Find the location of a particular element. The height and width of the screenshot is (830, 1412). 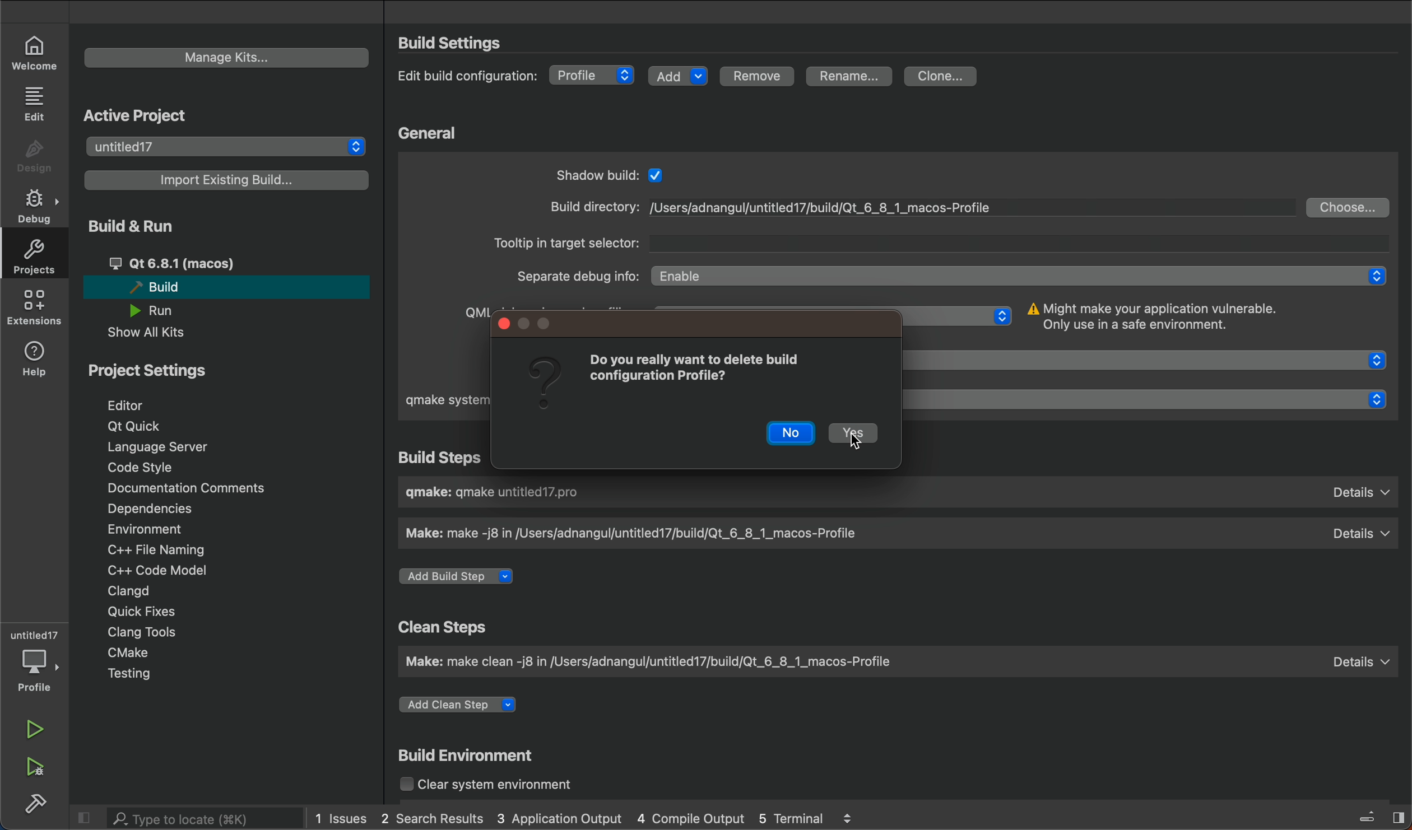

help is located at coordinates (35, 357).